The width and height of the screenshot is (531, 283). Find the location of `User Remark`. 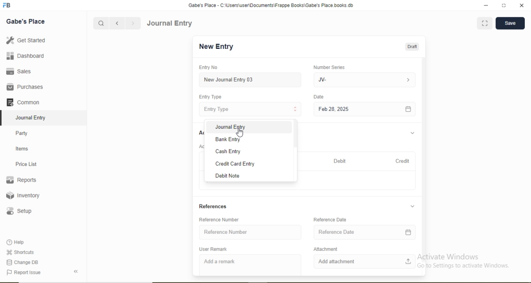

User Remark is located at coordinates (213, 249).